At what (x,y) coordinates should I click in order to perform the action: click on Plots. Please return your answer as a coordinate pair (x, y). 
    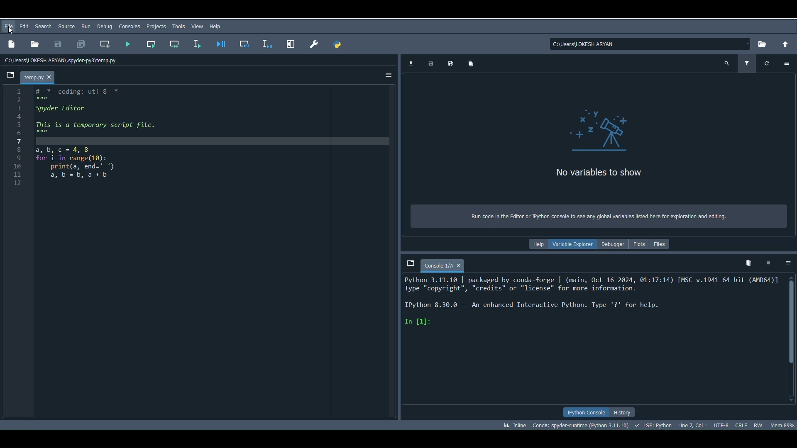
    Looking at the image, I should click on (638, 243).